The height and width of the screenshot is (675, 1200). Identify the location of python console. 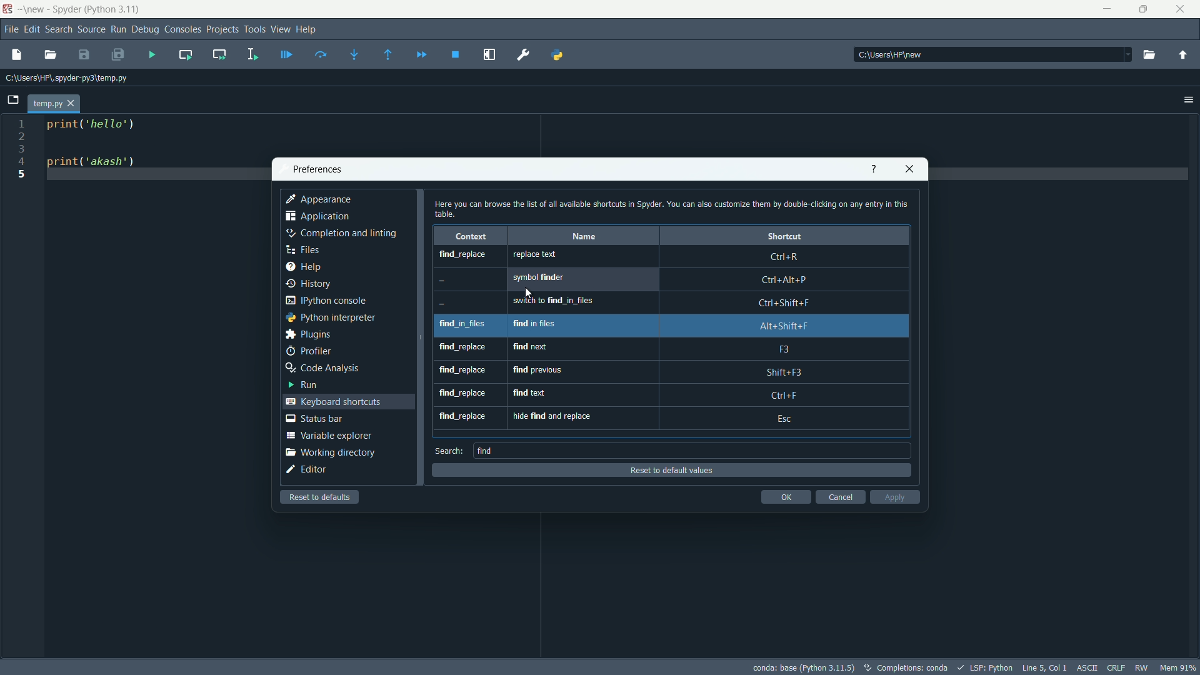
(333, 301).